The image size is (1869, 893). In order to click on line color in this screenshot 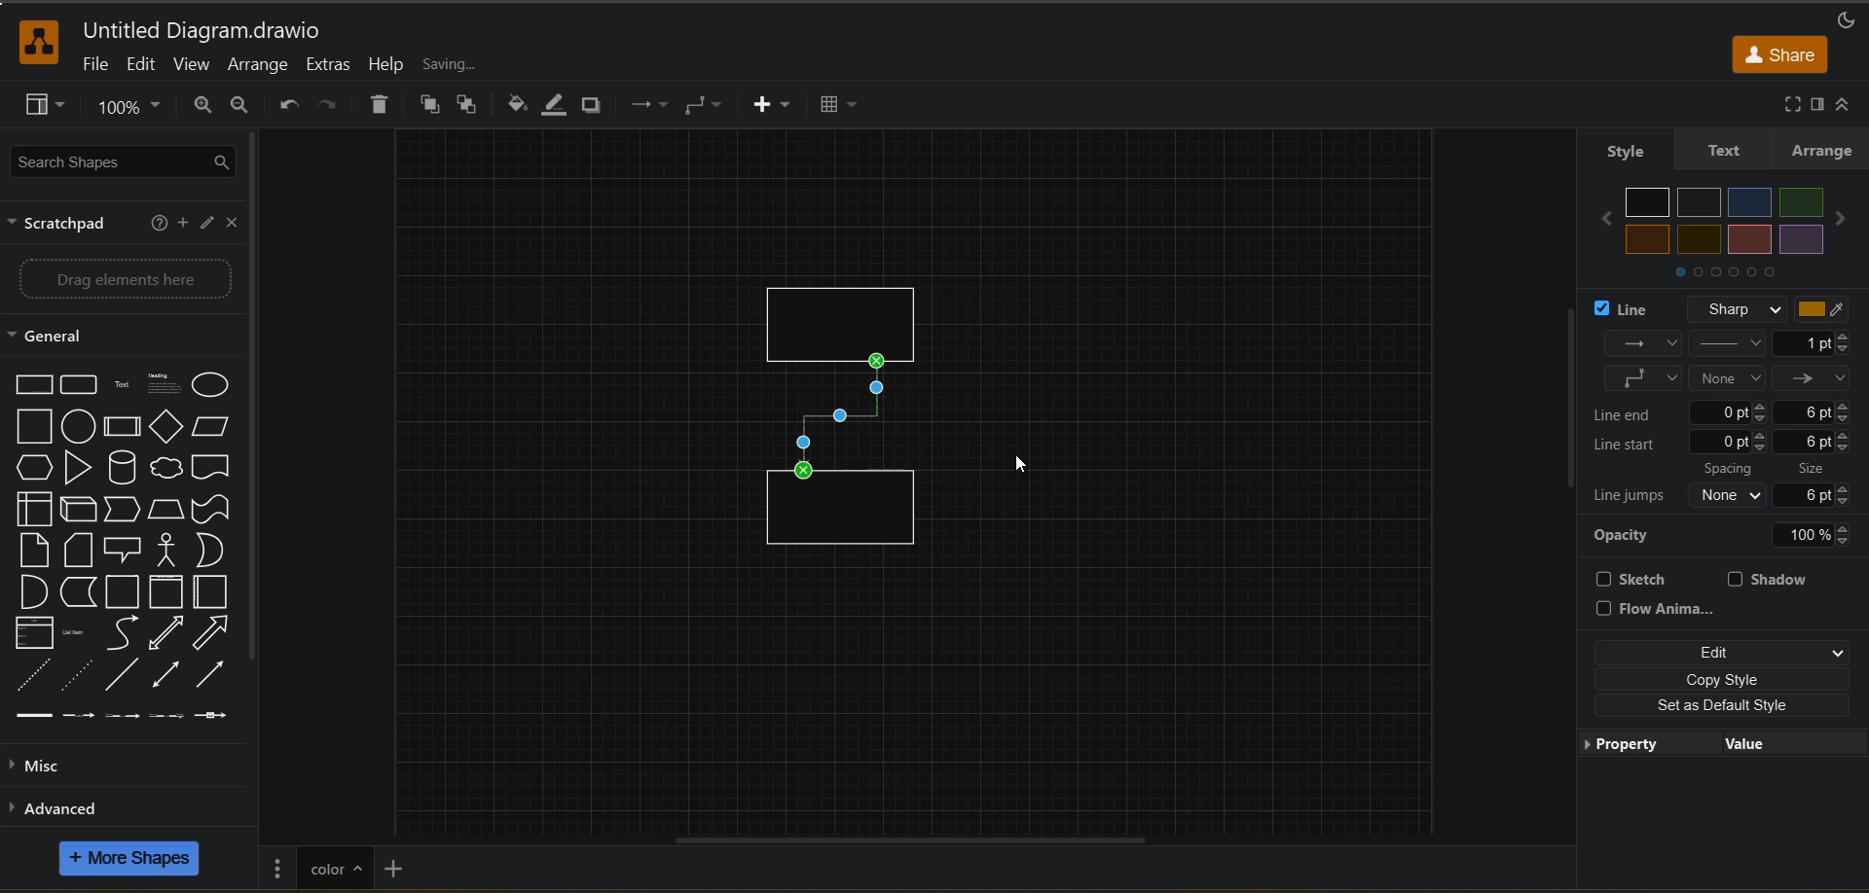, I will do `click(558, 105)`.